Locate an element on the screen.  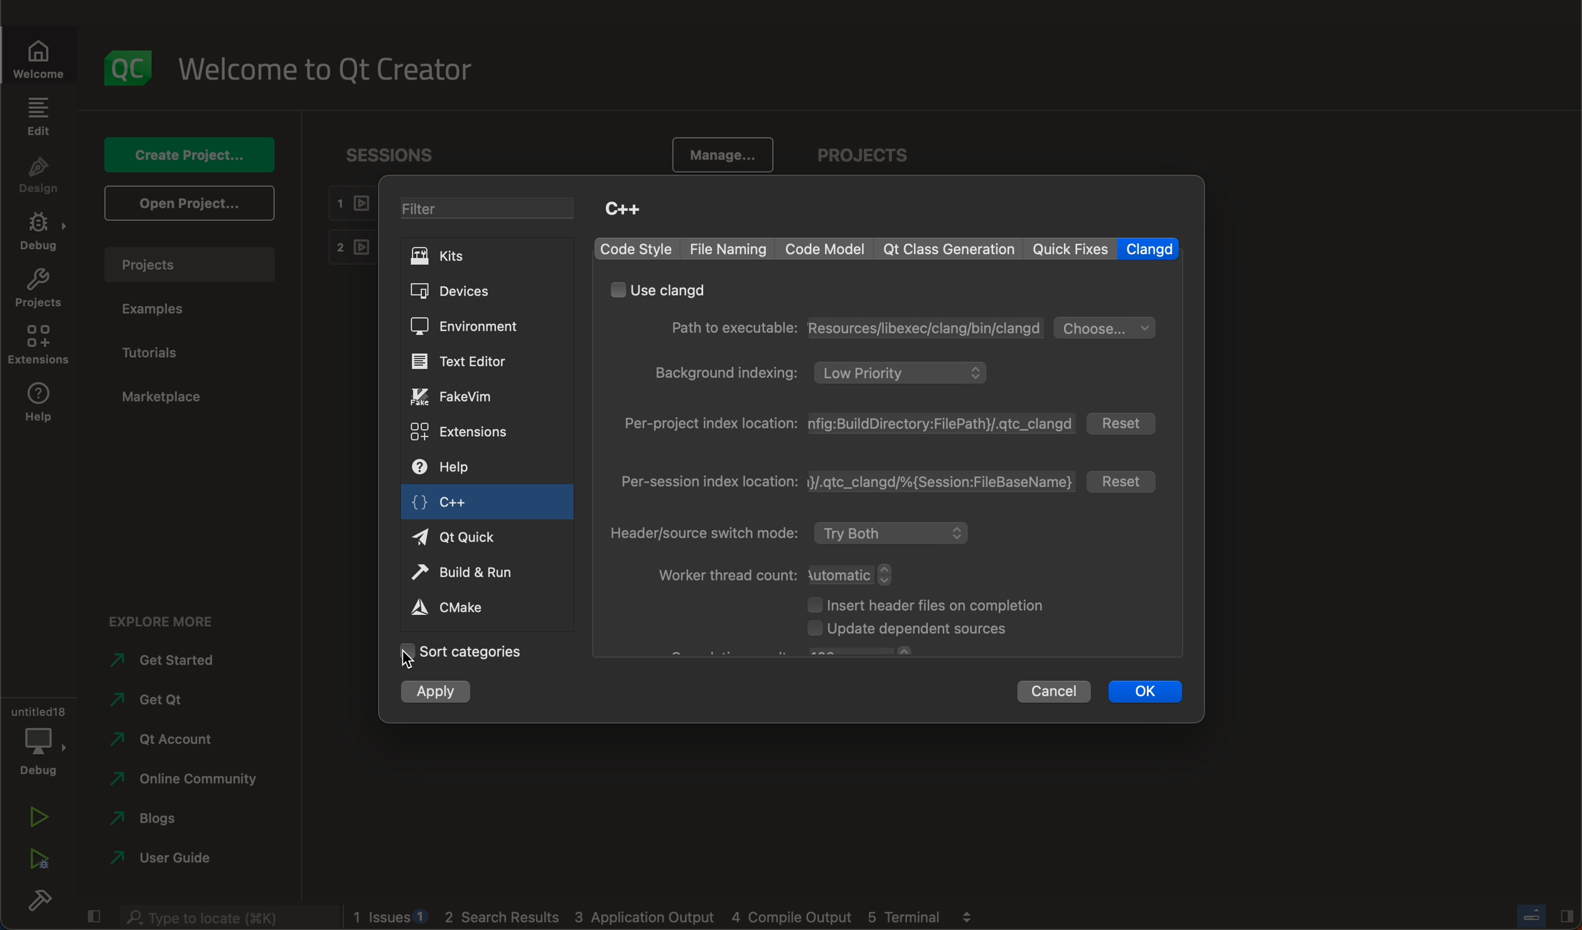
marketplace is located at coordinates (168, 395).